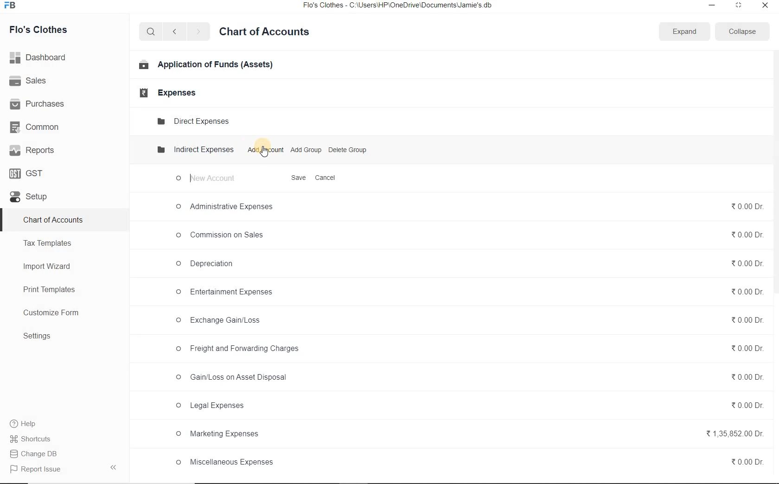 The height and width of the screenshot is (484, 779). Describe the element at coordinates (32, 150) in the screenshot. I see `Reports` at that location.